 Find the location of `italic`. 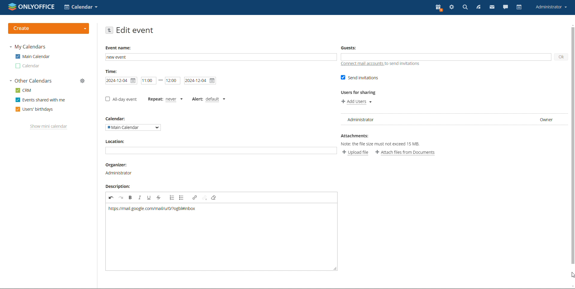

italic is located at coordinates (140, 197).